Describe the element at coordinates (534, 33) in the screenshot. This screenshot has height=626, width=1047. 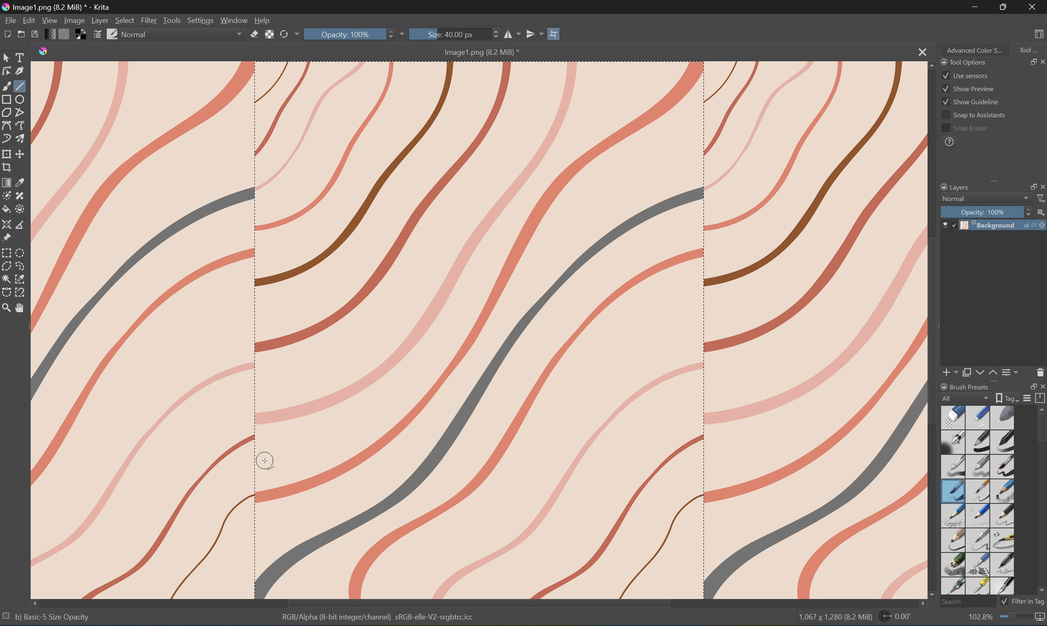
I see `Vertical Mirror tool` at that location.